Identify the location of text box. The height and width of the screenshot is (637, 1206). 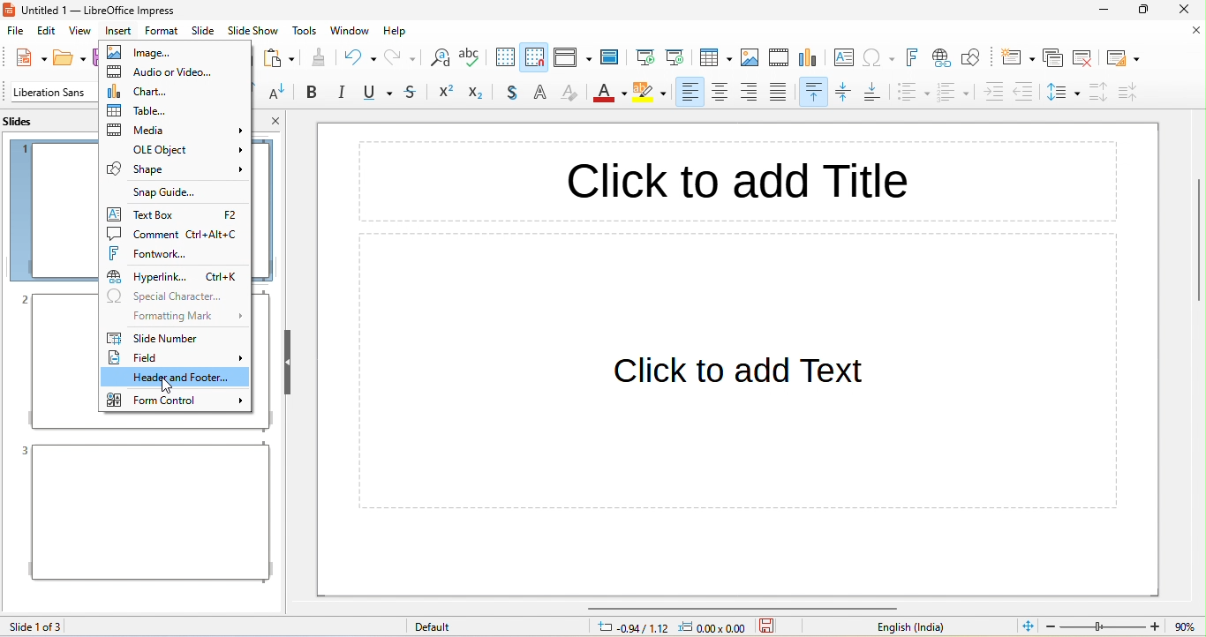
(843, 58).